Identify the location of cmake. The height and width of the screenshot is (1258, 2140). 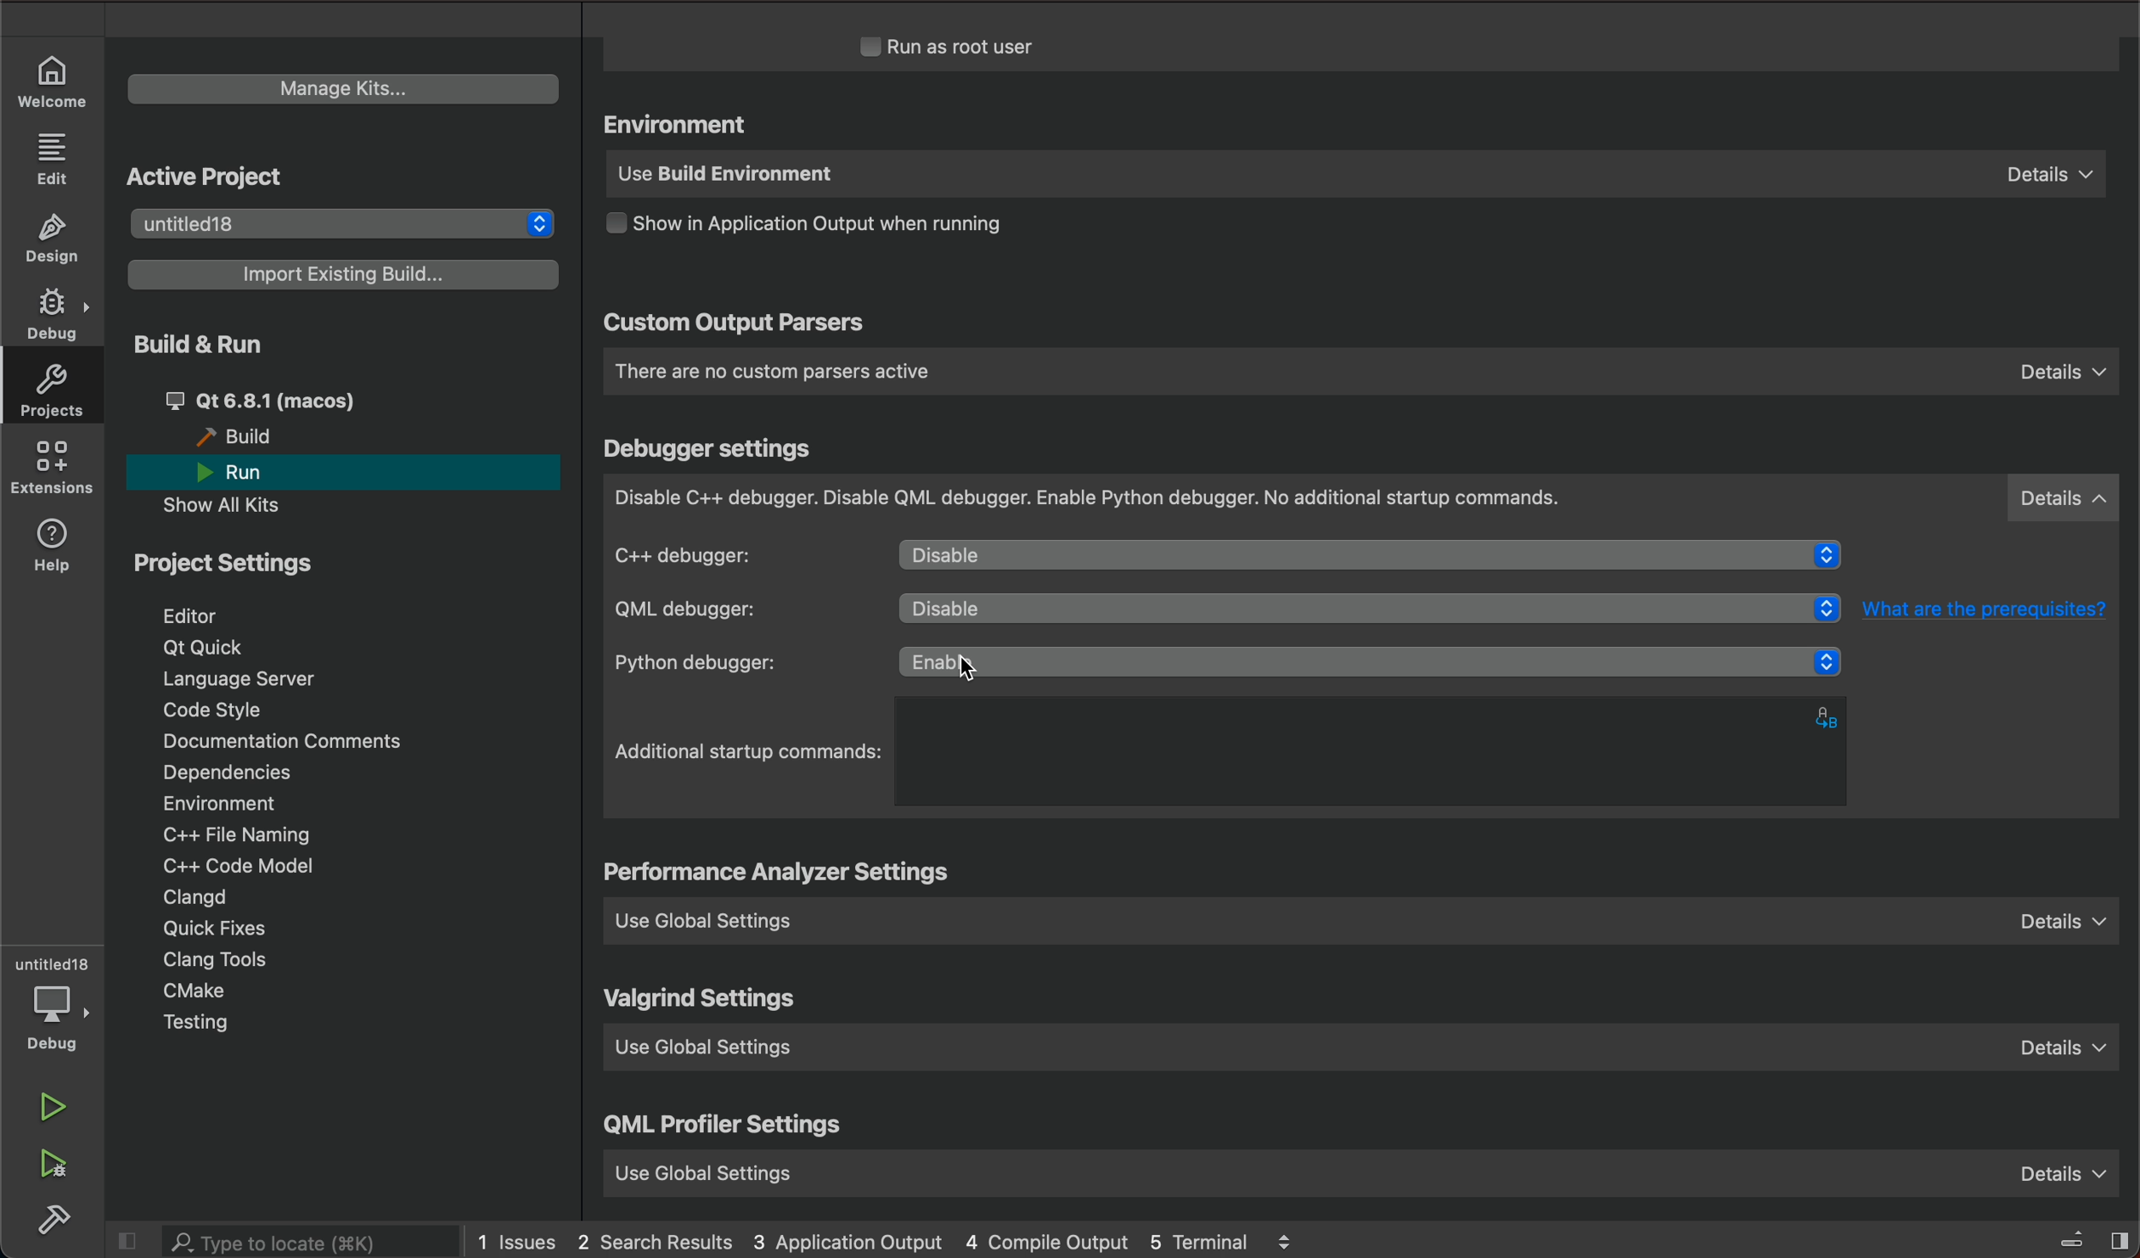
(194, 990).